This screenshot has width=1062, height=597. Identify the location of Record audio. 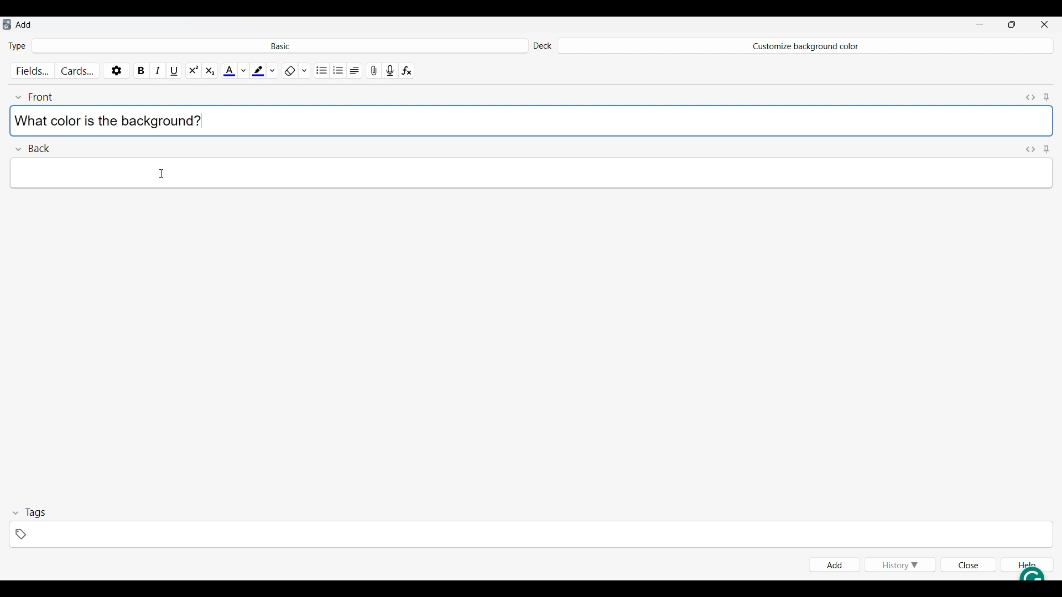
(390, 69).